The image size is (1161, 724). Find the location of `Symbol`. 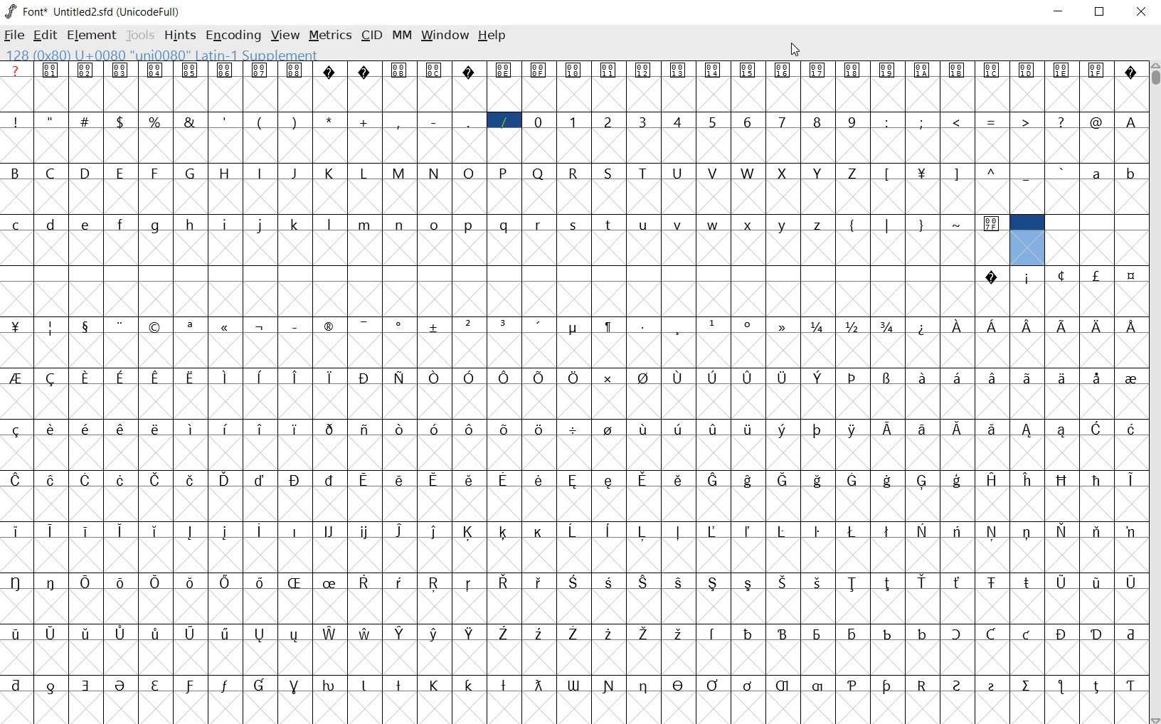

Symbol is located at coordinates (400, 532).